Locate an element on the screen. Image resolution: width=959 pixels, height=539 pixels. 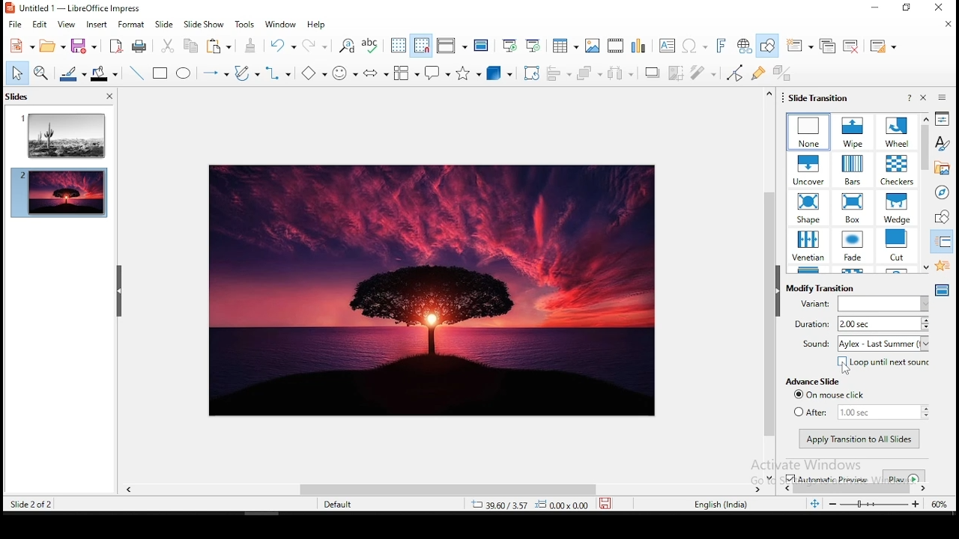
hyperlink is located at coordinates (745, 46).